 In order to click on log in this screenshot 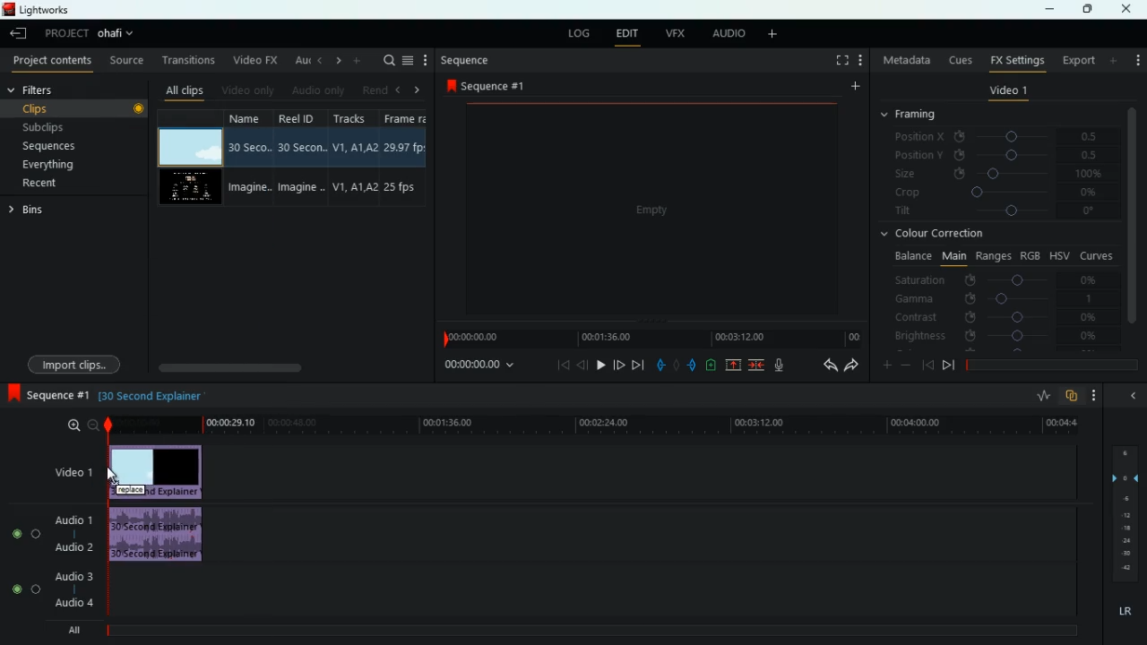, I will do `click(576, 31)`.